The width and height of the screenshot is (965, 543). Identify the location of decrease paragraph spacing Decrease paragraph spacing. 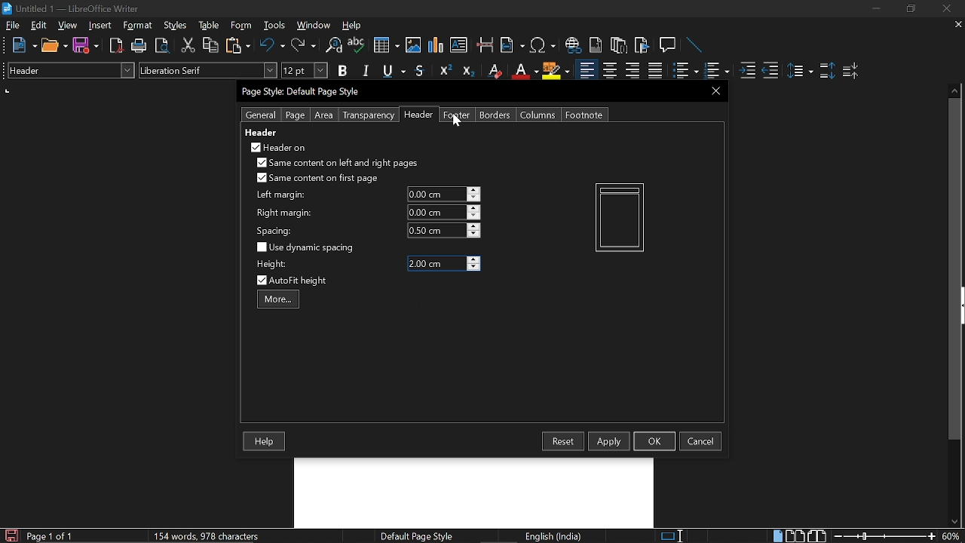
(852, 70).